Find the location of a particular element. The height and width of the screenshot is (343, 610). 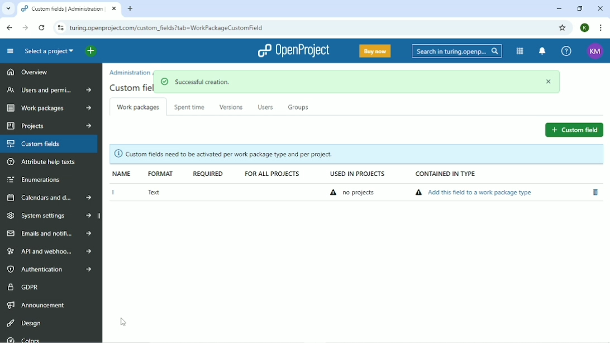

Design is located at coordinates (24, 322).